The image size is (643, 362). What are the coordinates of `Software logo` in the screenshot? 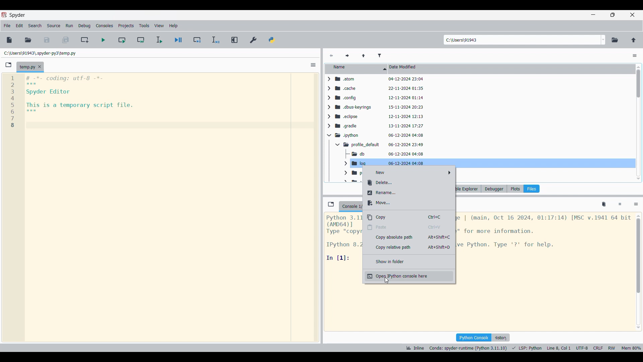 It's located at (4, 15).